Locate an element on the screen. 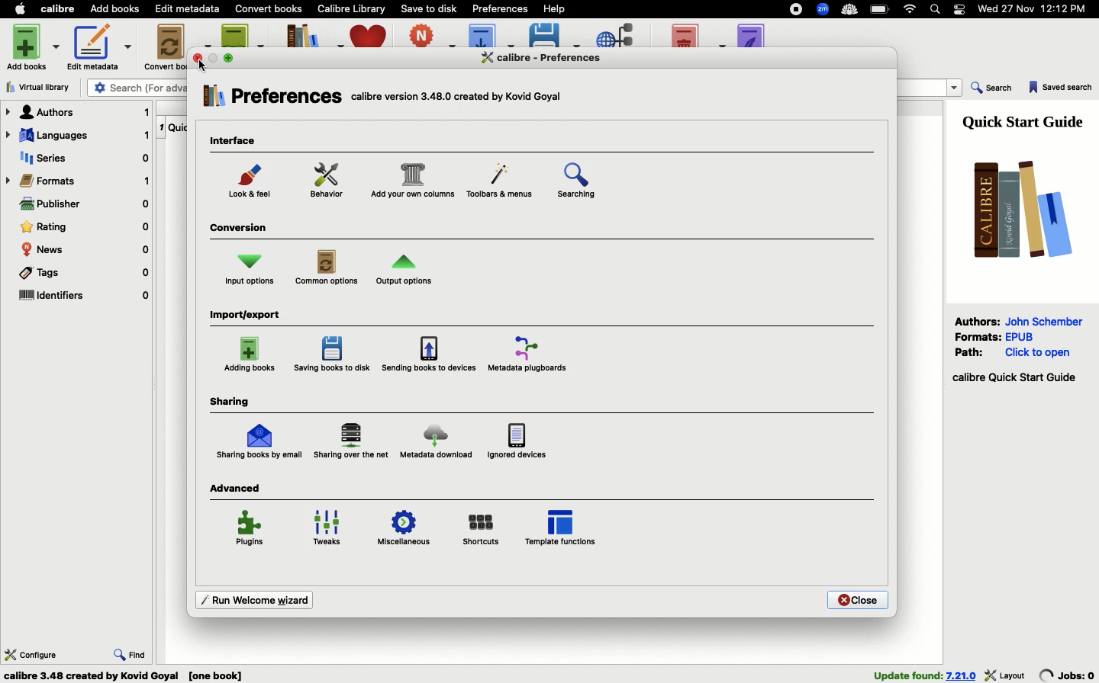 This screenshot has height=683, width=1099. Import export is located at coordinates (249, 316).